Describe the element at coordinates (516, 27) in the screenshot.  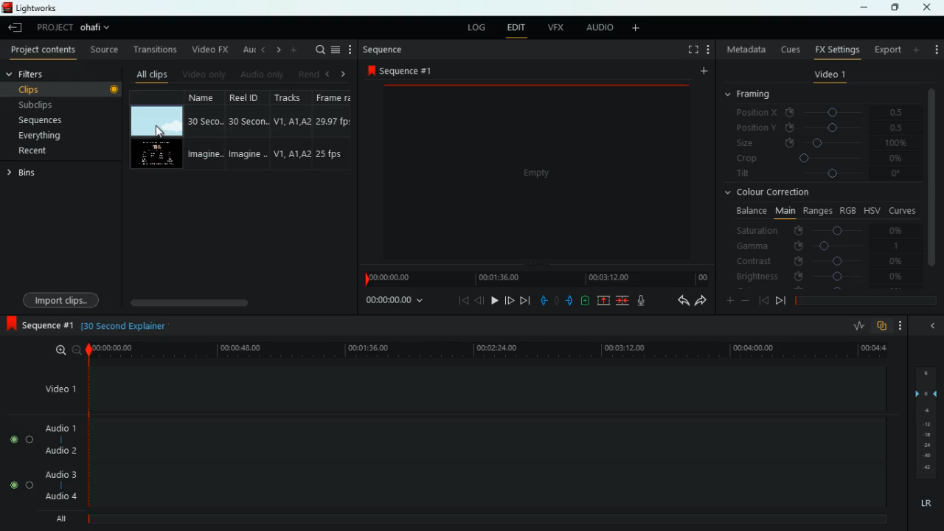
I see `edit` at that location.